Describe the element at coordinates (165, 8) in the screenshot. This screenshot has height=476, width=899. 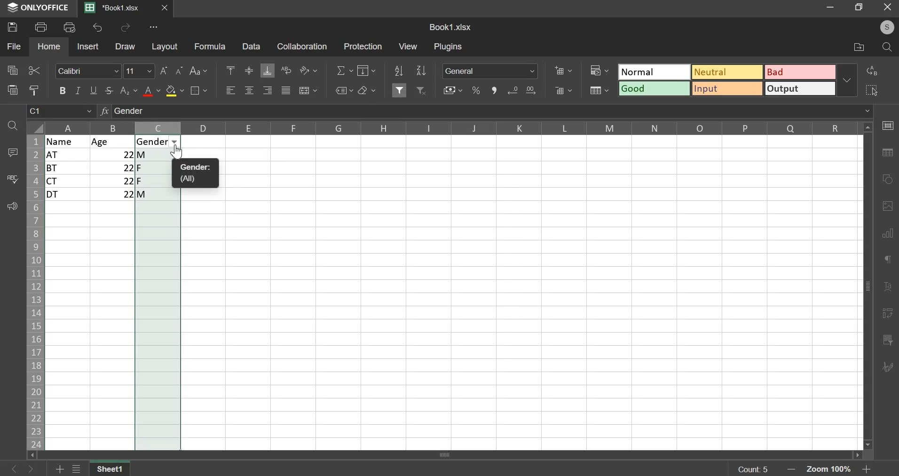
I see `closes` at that location.